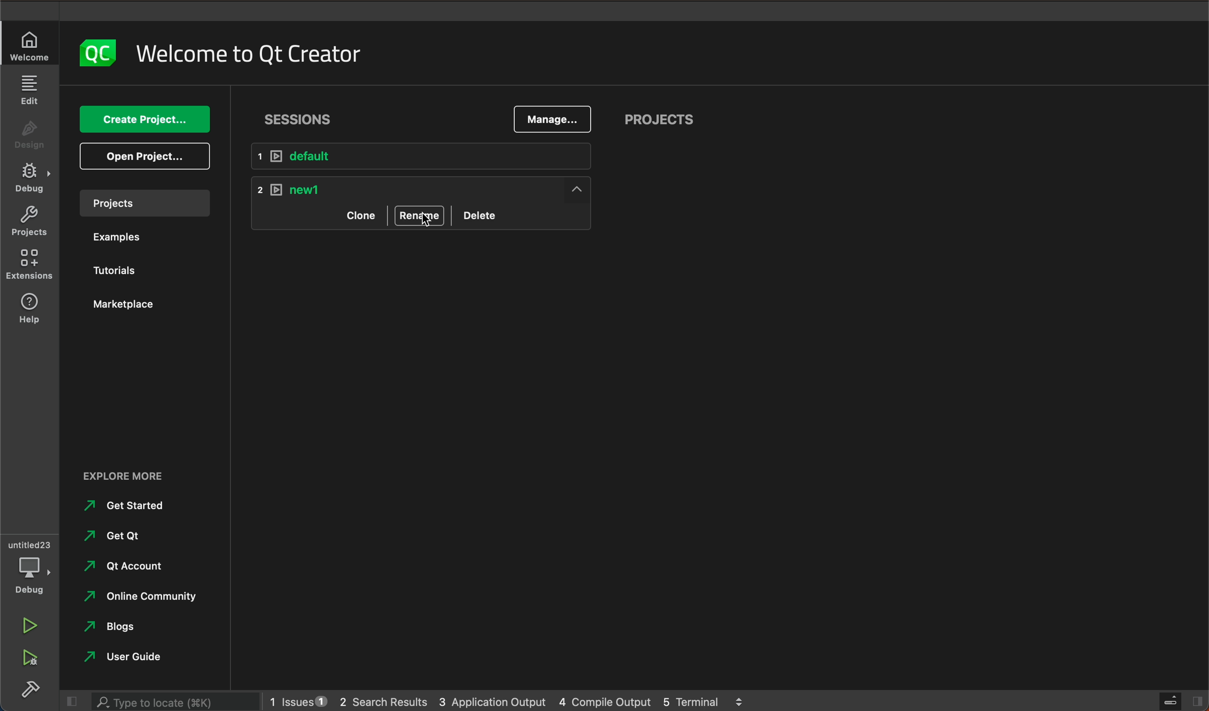 The width and height of the screenshot is (1209, 711). I want to click on get started, so click(128, 505).